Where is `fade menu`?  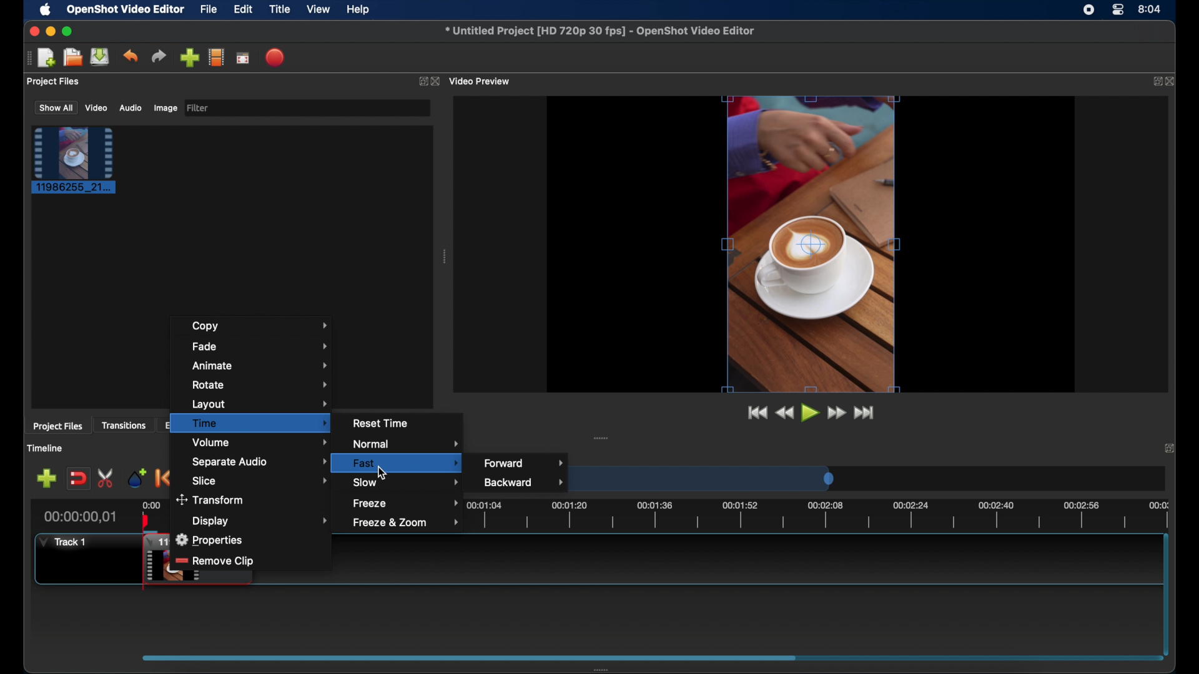
fade menu is located at coordinates (262, 346).